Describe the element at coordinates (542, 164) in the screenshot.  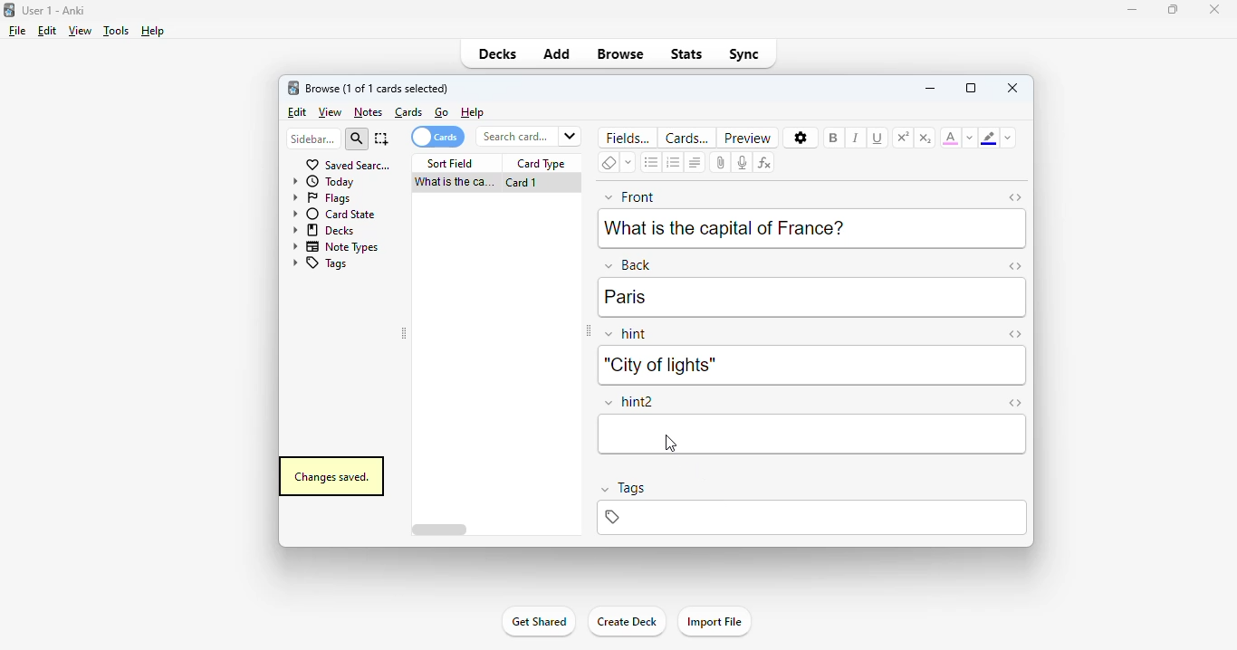
I see `card type` at that location.